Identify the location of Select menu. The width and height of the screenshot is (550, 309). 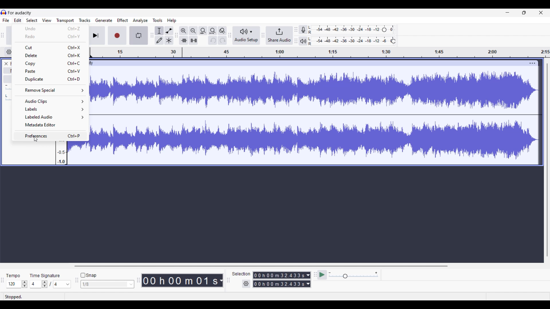
(32, 20).